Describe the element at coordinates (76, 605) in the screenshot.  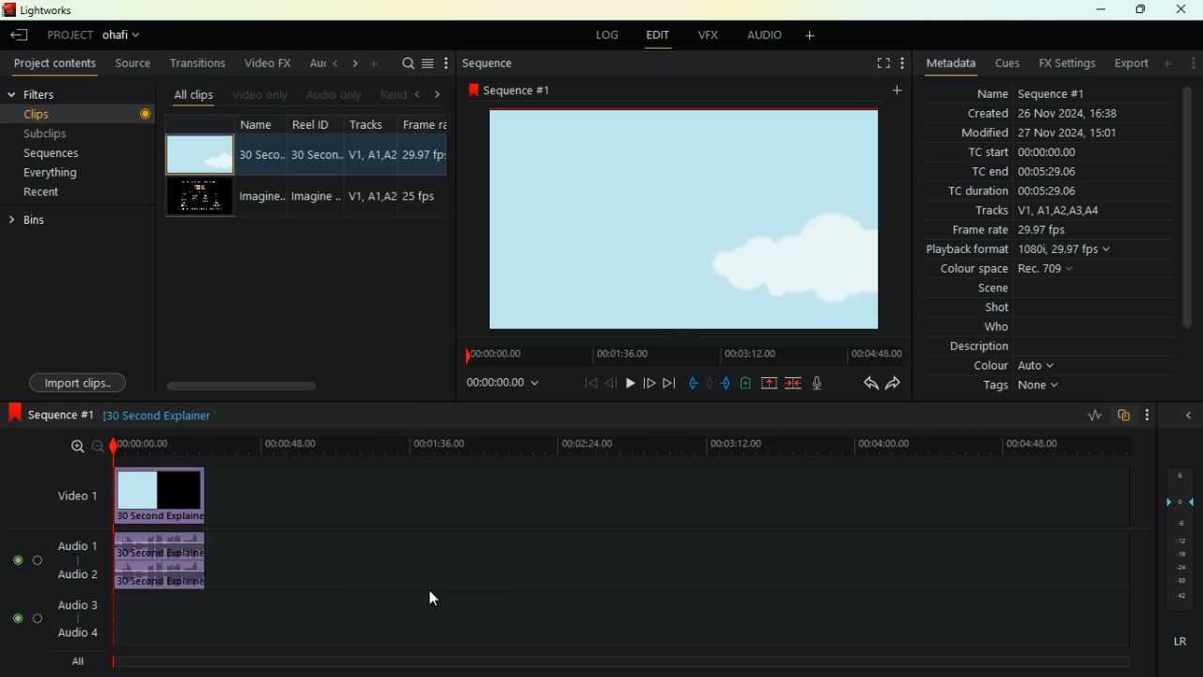
I see `audio 3` at that location.